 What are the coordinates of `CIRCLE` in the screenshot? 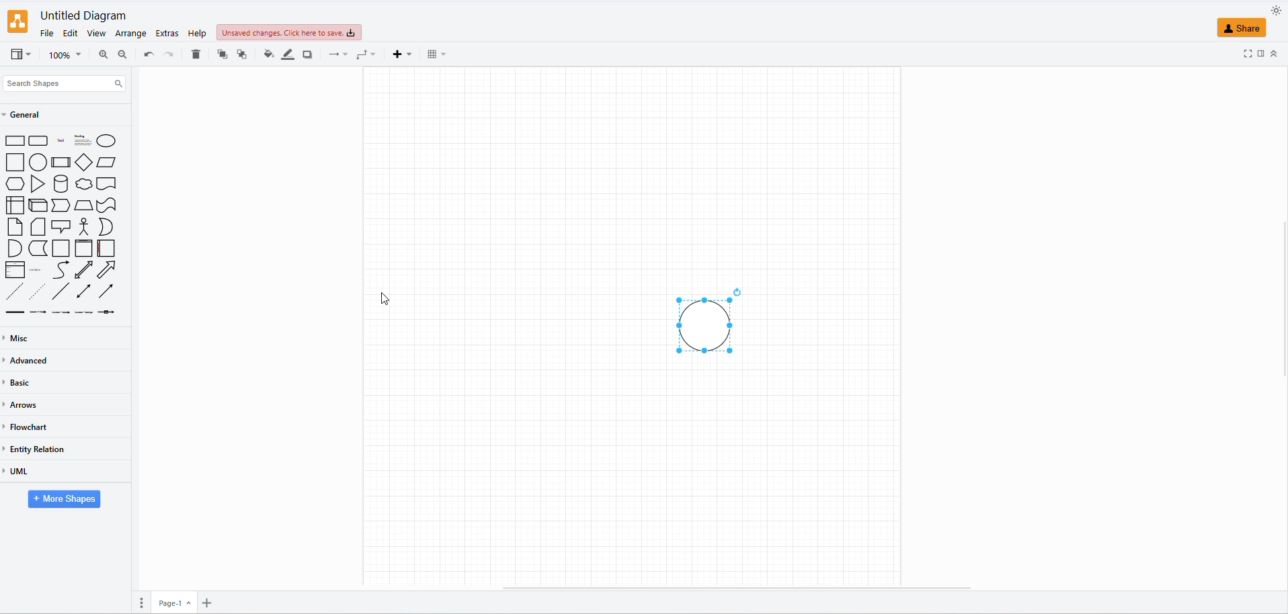 It's located at (108, 140).